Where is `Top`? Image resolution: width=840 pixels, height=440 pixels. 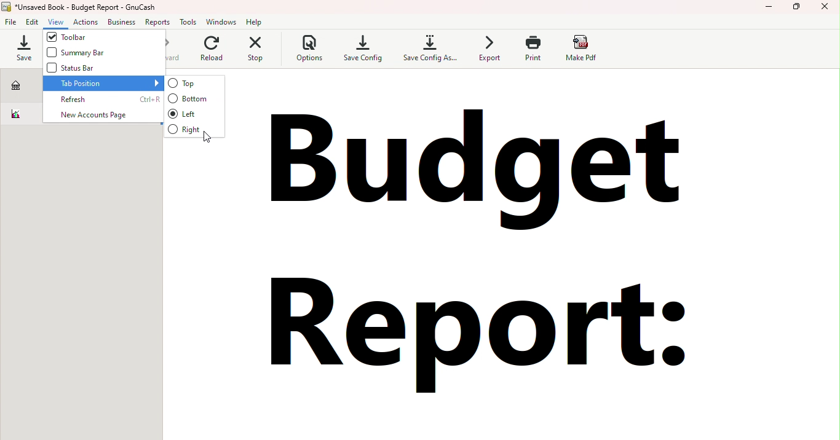 Top is located at coordinates (192, 83).